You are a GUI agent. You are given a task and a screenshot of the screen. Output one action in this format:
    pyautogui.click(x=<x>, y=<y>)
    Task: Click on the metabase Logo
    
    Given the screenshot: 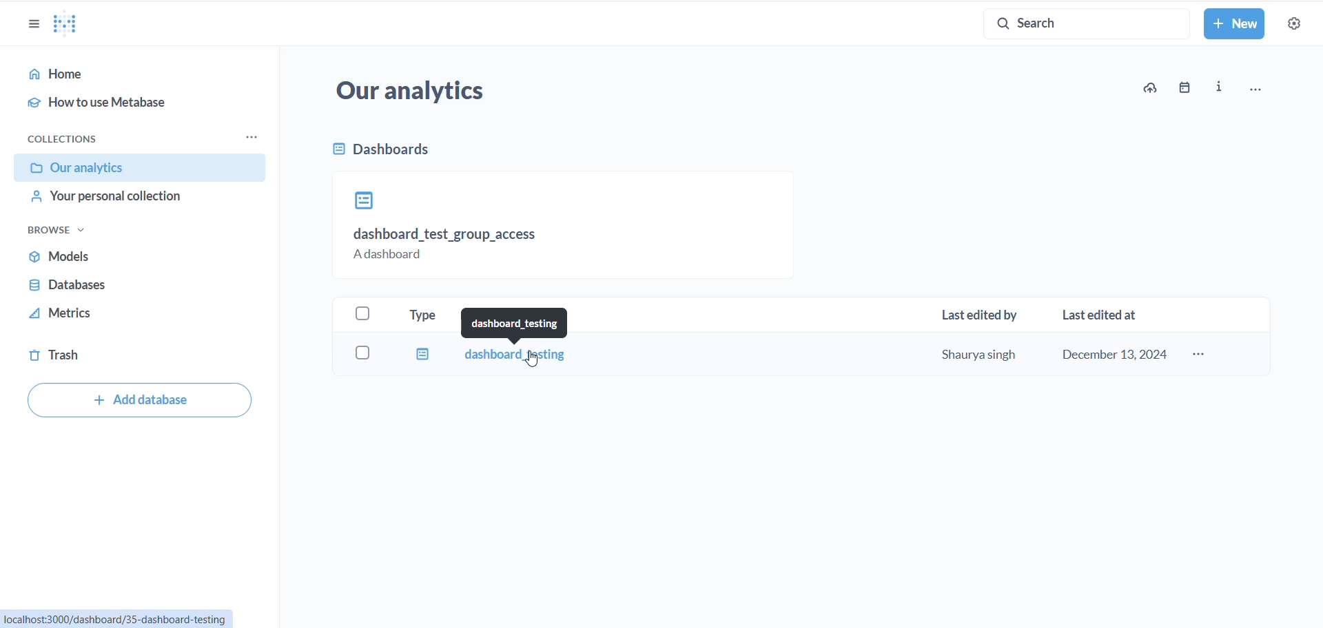 What is the action you would take?
    pyautogui.click(x=65, y=25)
    